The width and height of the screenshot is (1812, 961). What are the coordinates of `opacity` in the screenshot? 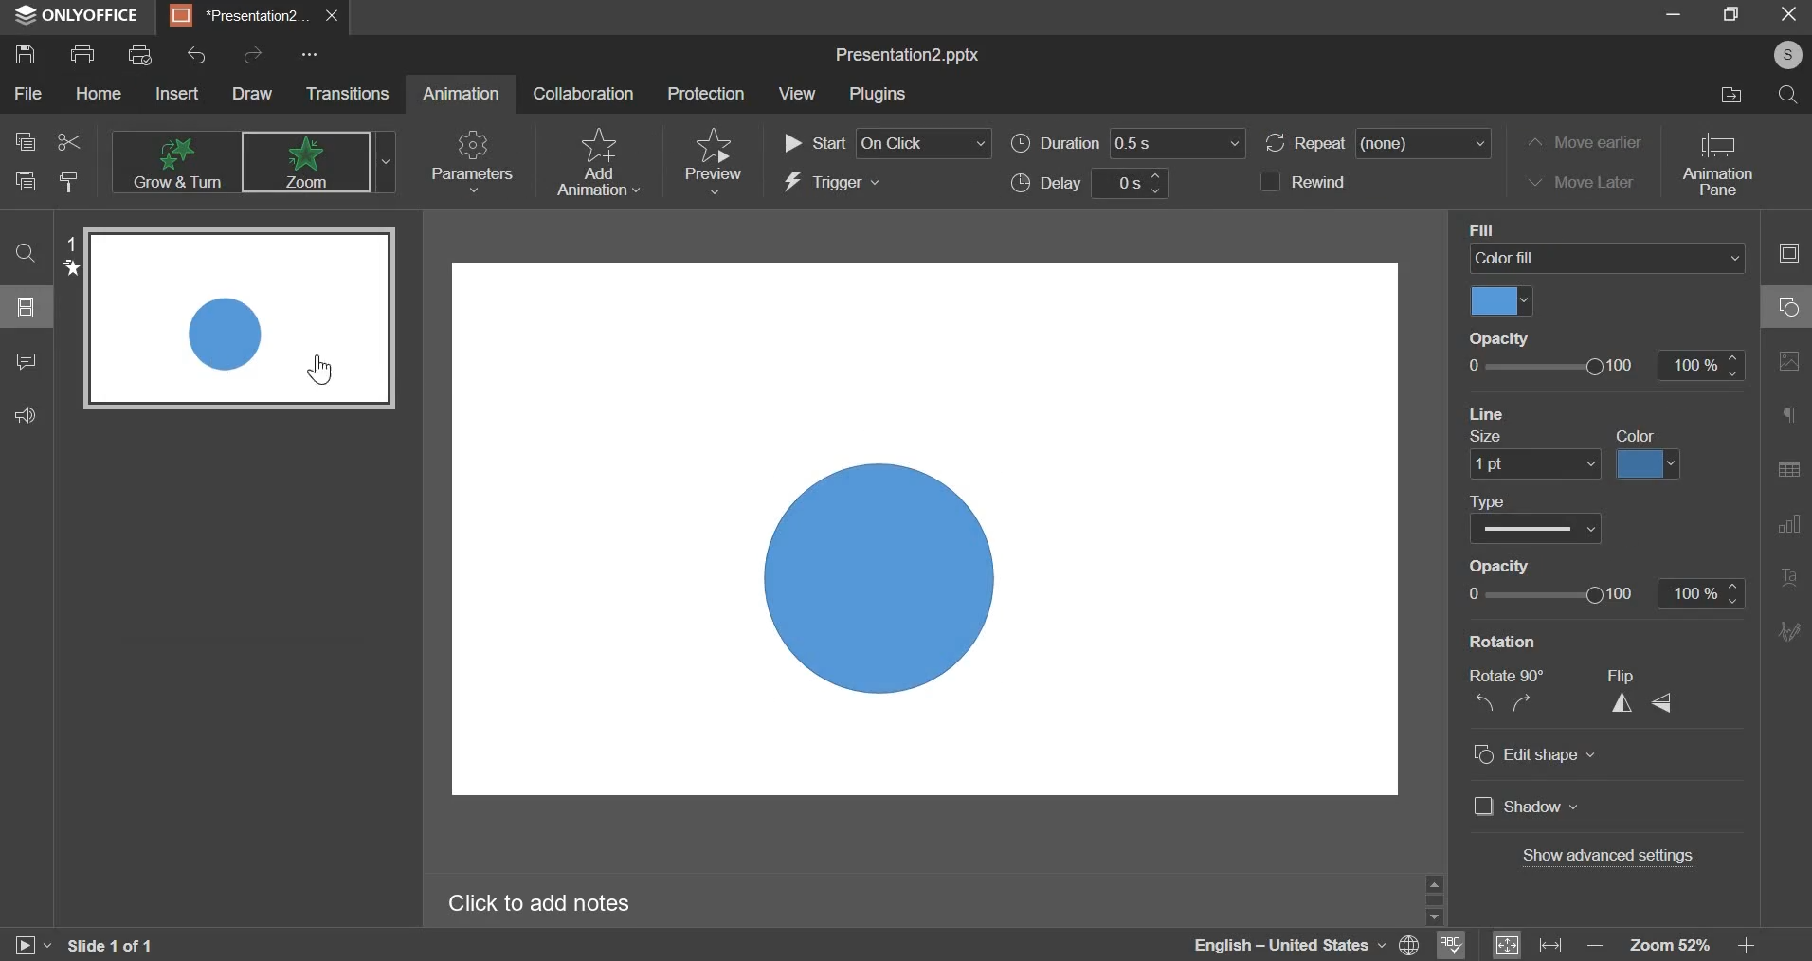 It's located at (1497, 440).